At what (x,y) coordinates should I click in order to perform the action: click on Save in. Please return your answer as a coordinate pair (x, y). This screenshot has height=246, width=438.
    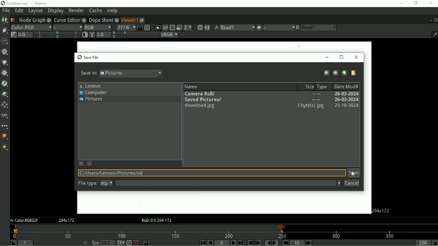
    Looking at the image, I should click on (87, 74).